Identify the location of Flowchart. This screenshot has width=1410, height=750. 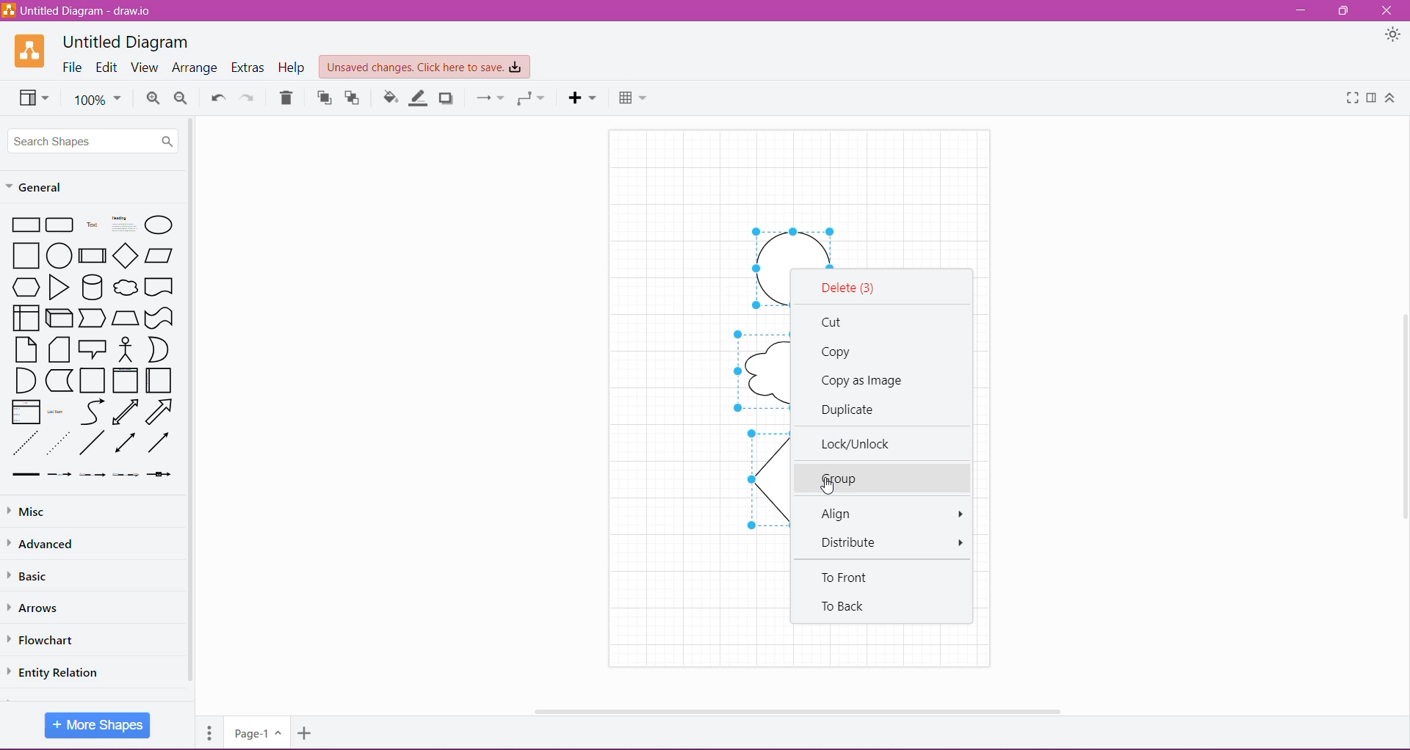
(51, 640).